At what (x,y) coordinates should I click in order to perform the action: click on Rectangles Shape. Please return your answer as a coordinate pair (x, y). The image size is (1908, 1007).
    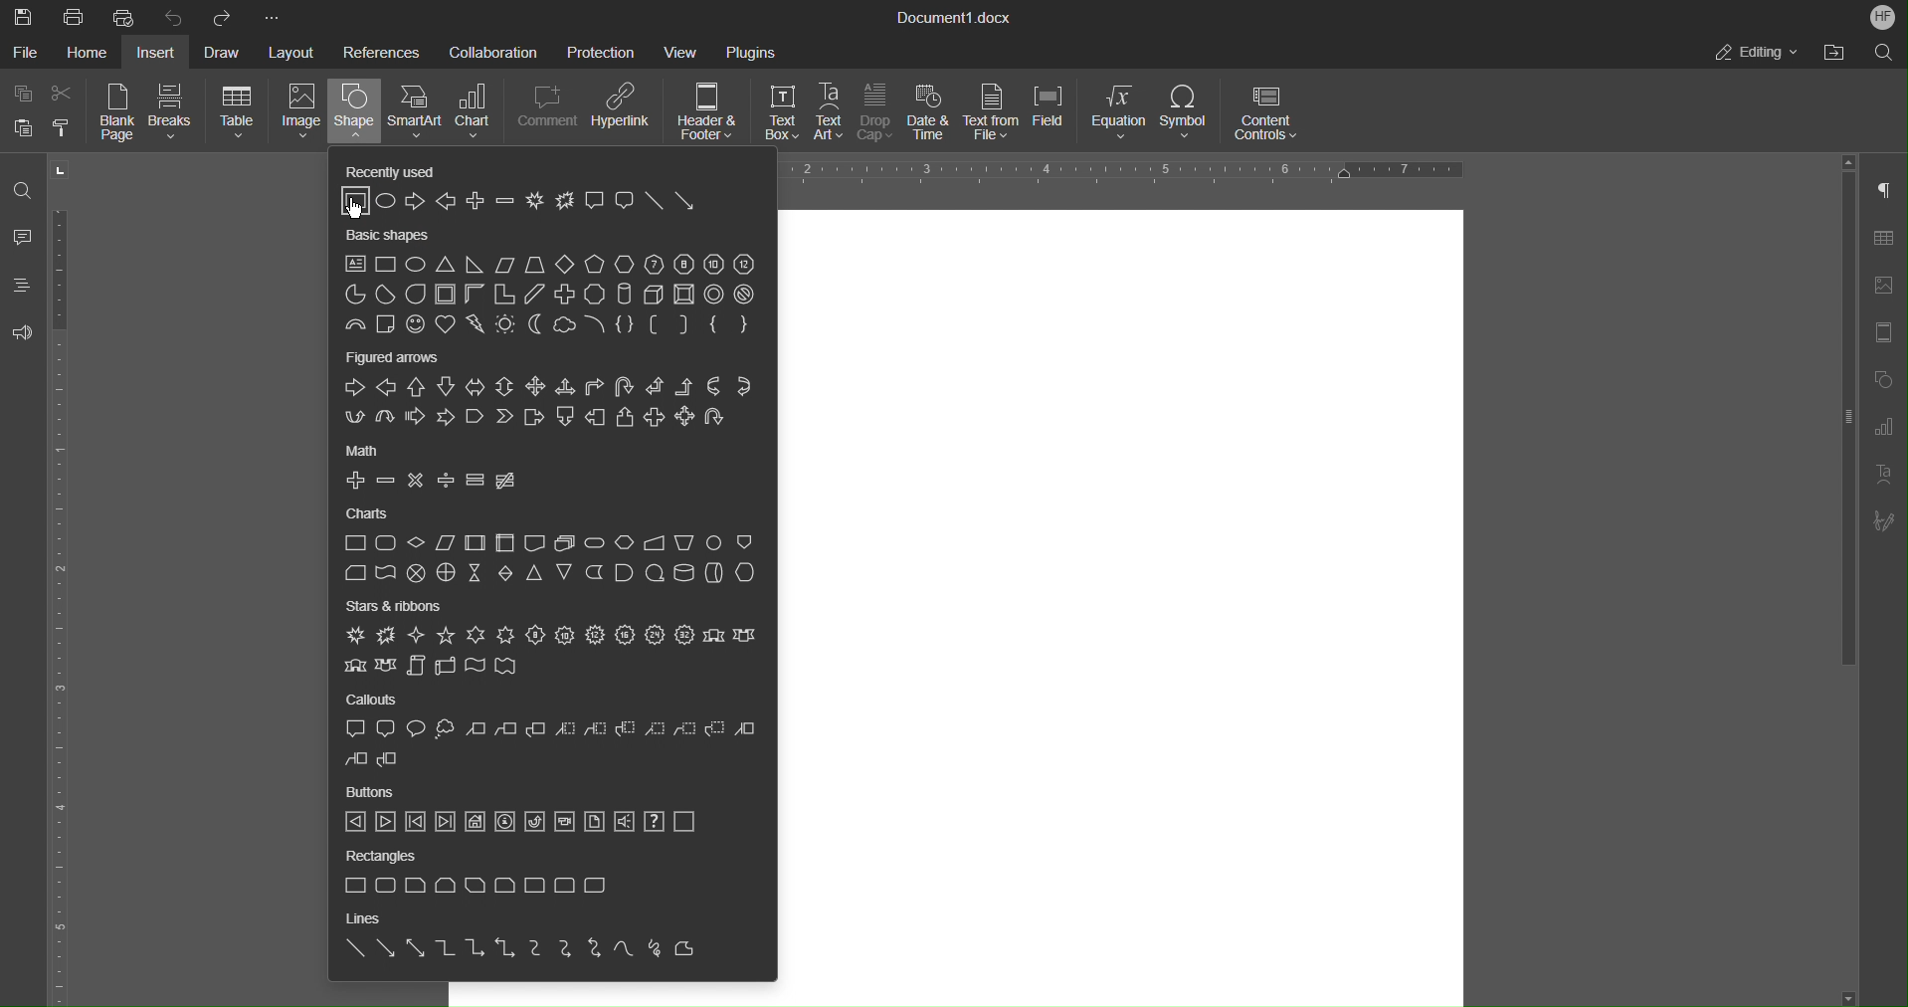
    Looking at the image, I should click on (473, 885).